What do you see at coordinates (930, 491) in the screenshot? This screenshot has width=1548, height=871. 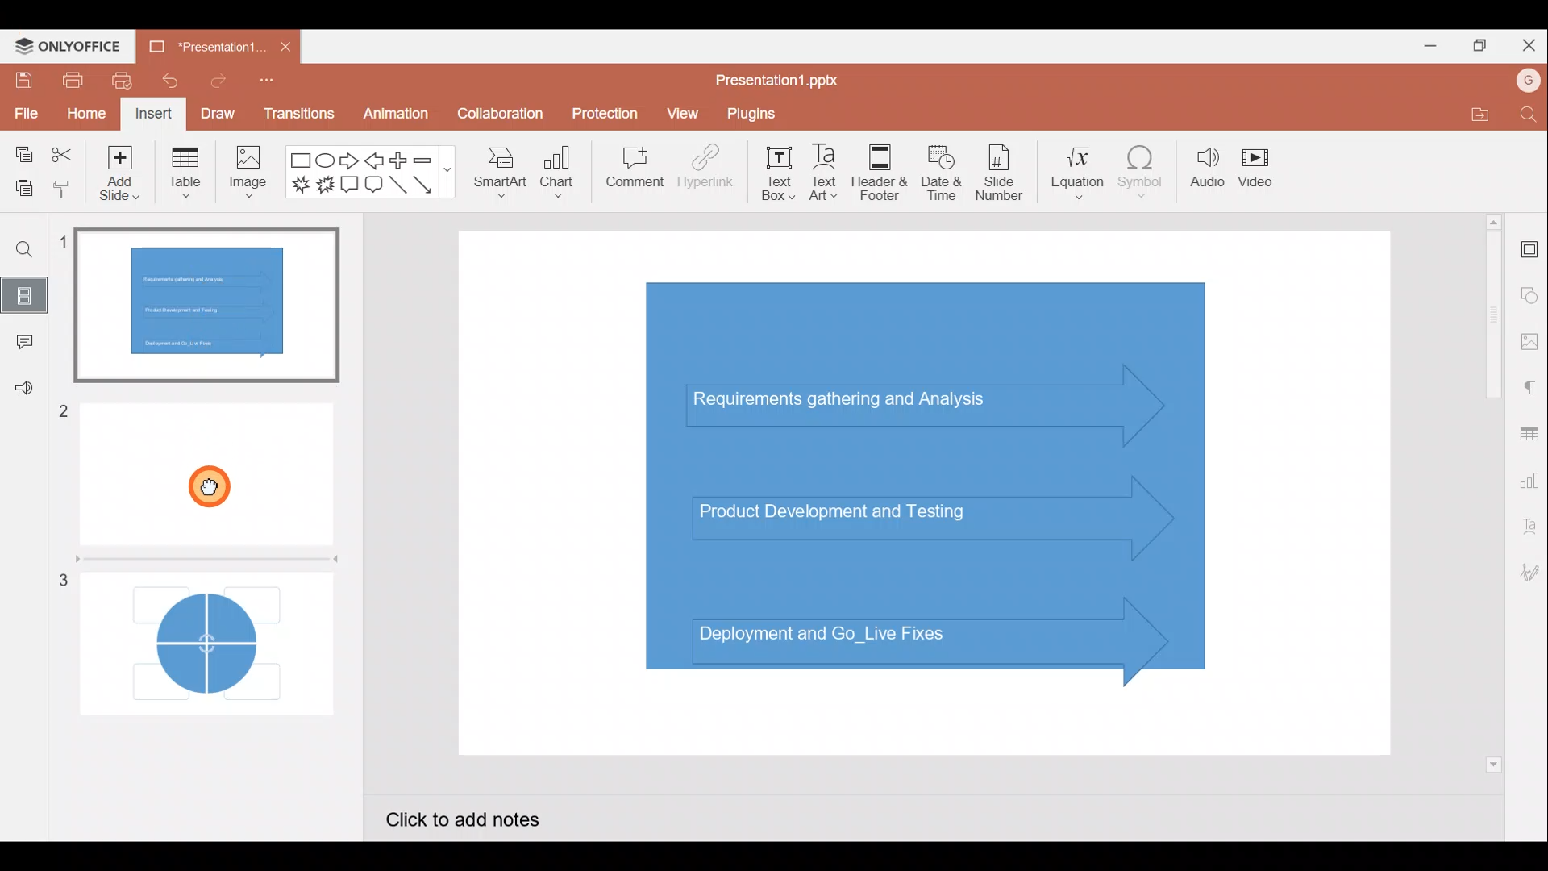 I see `Presentation slide` at bounding box center [930, 491].